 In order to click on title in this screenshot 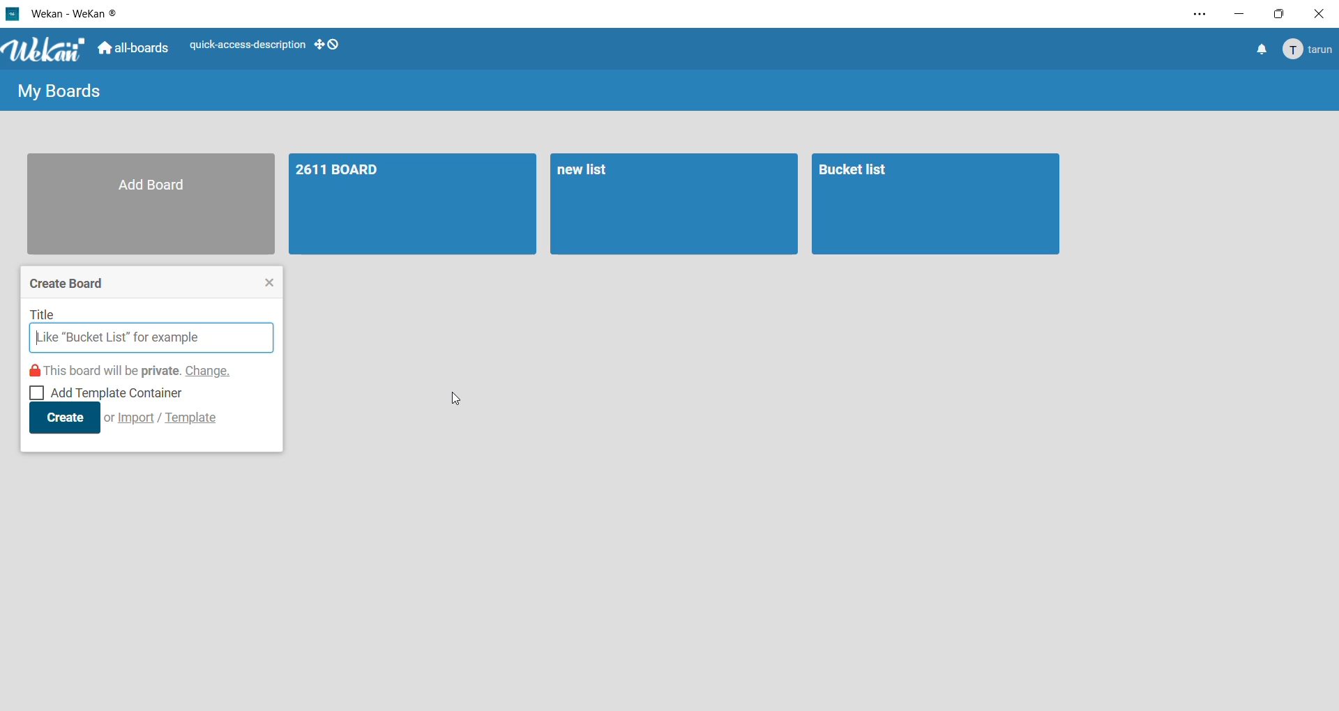, I will do `click(146, 316)`.